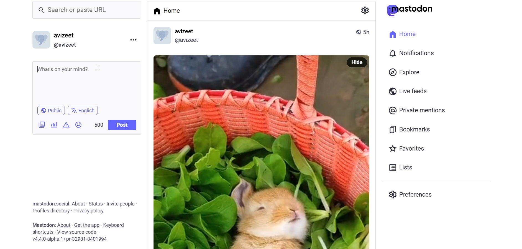  I want to click on status, so click(95, 204).